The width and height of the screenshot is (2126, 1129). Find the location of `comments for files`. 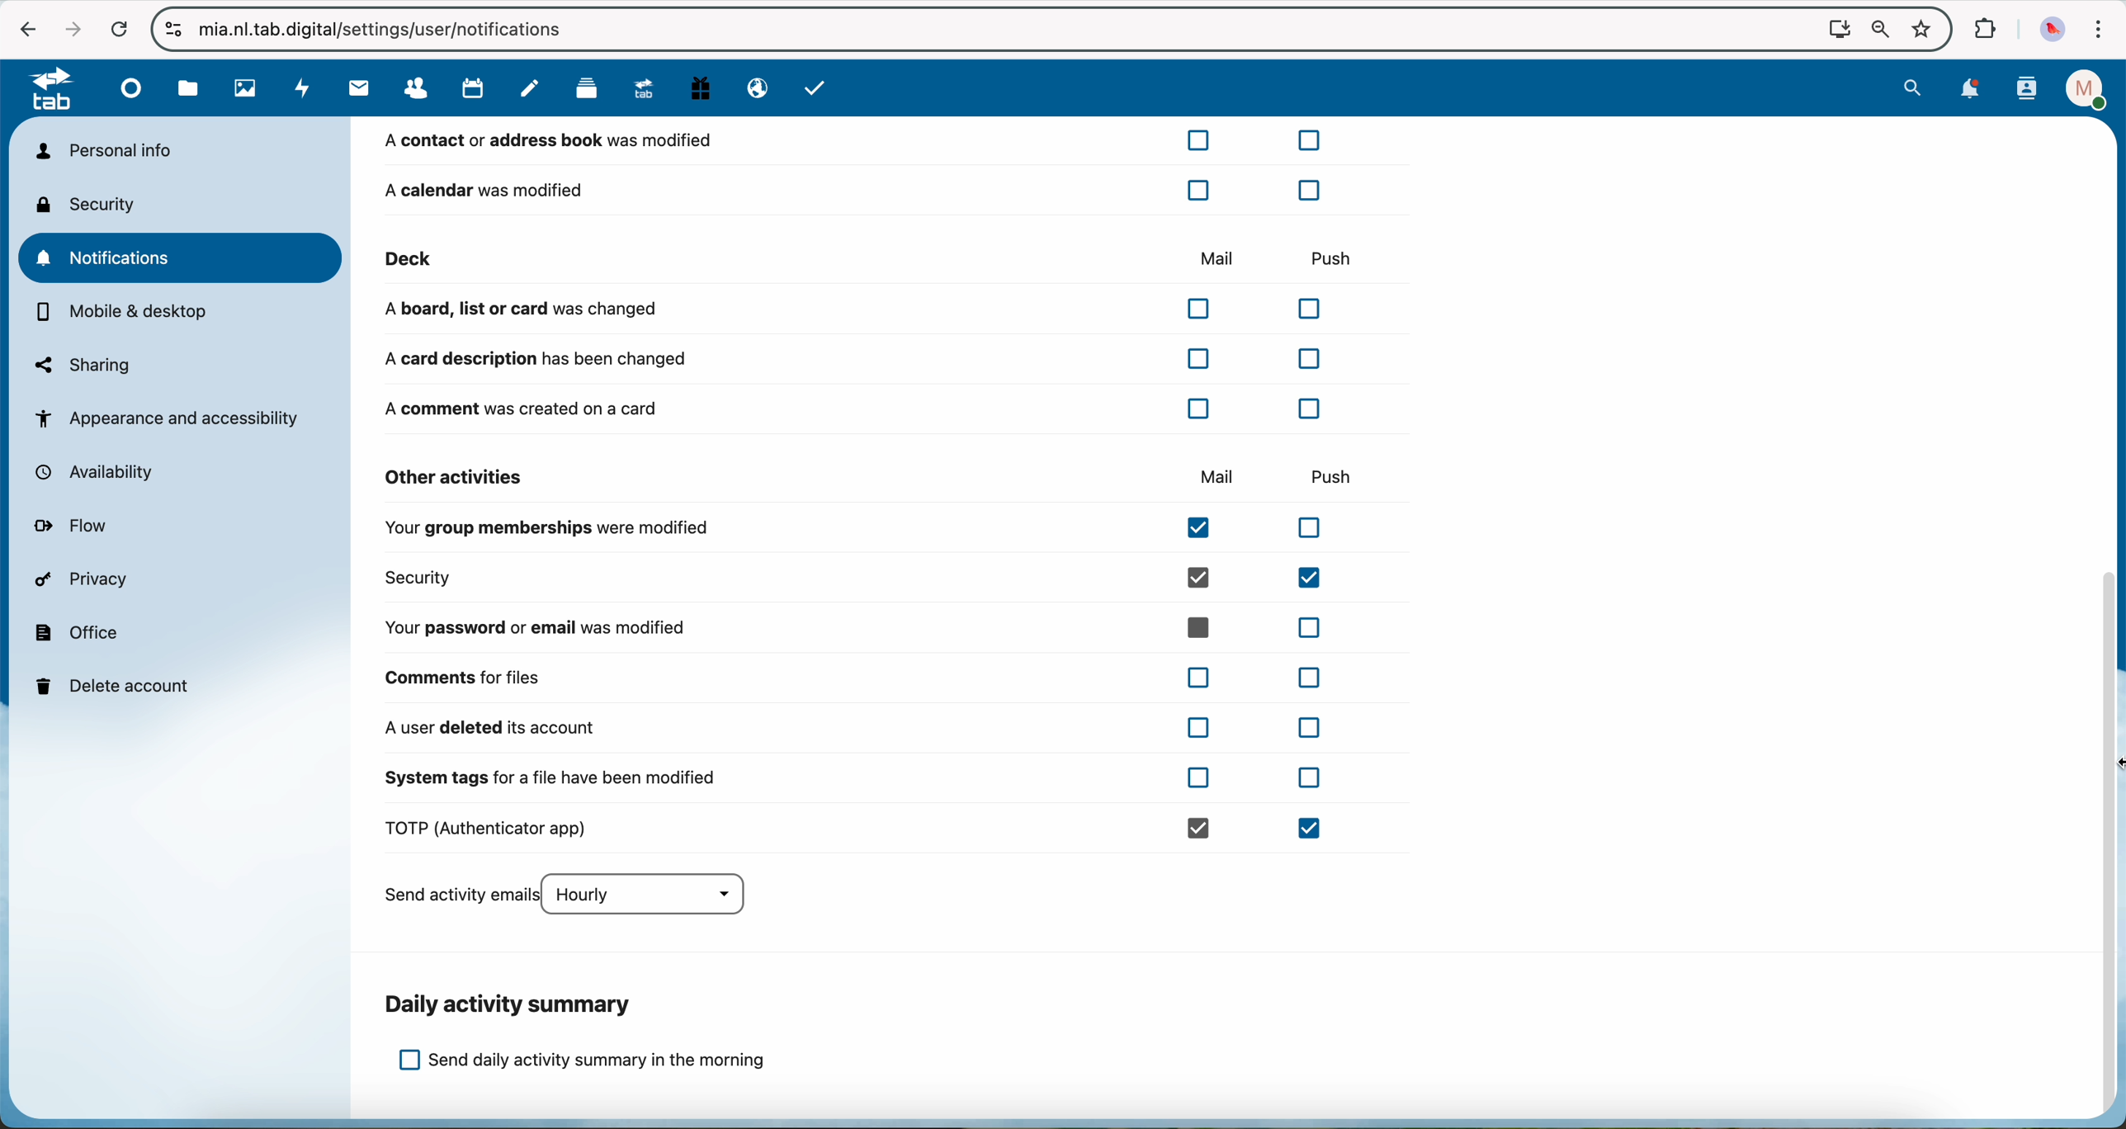

comments for files is located at coordinates (861, 677).